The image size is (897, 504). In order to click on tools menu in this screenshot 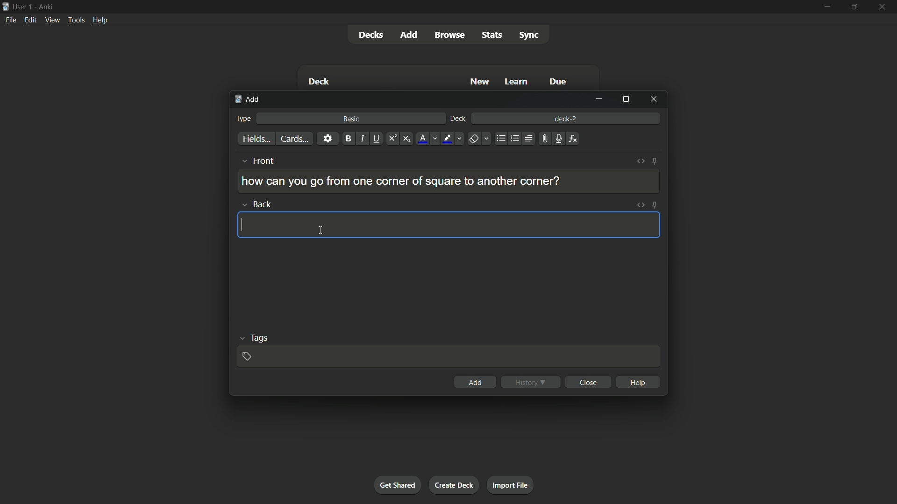, I will do `click(76, 20)`.